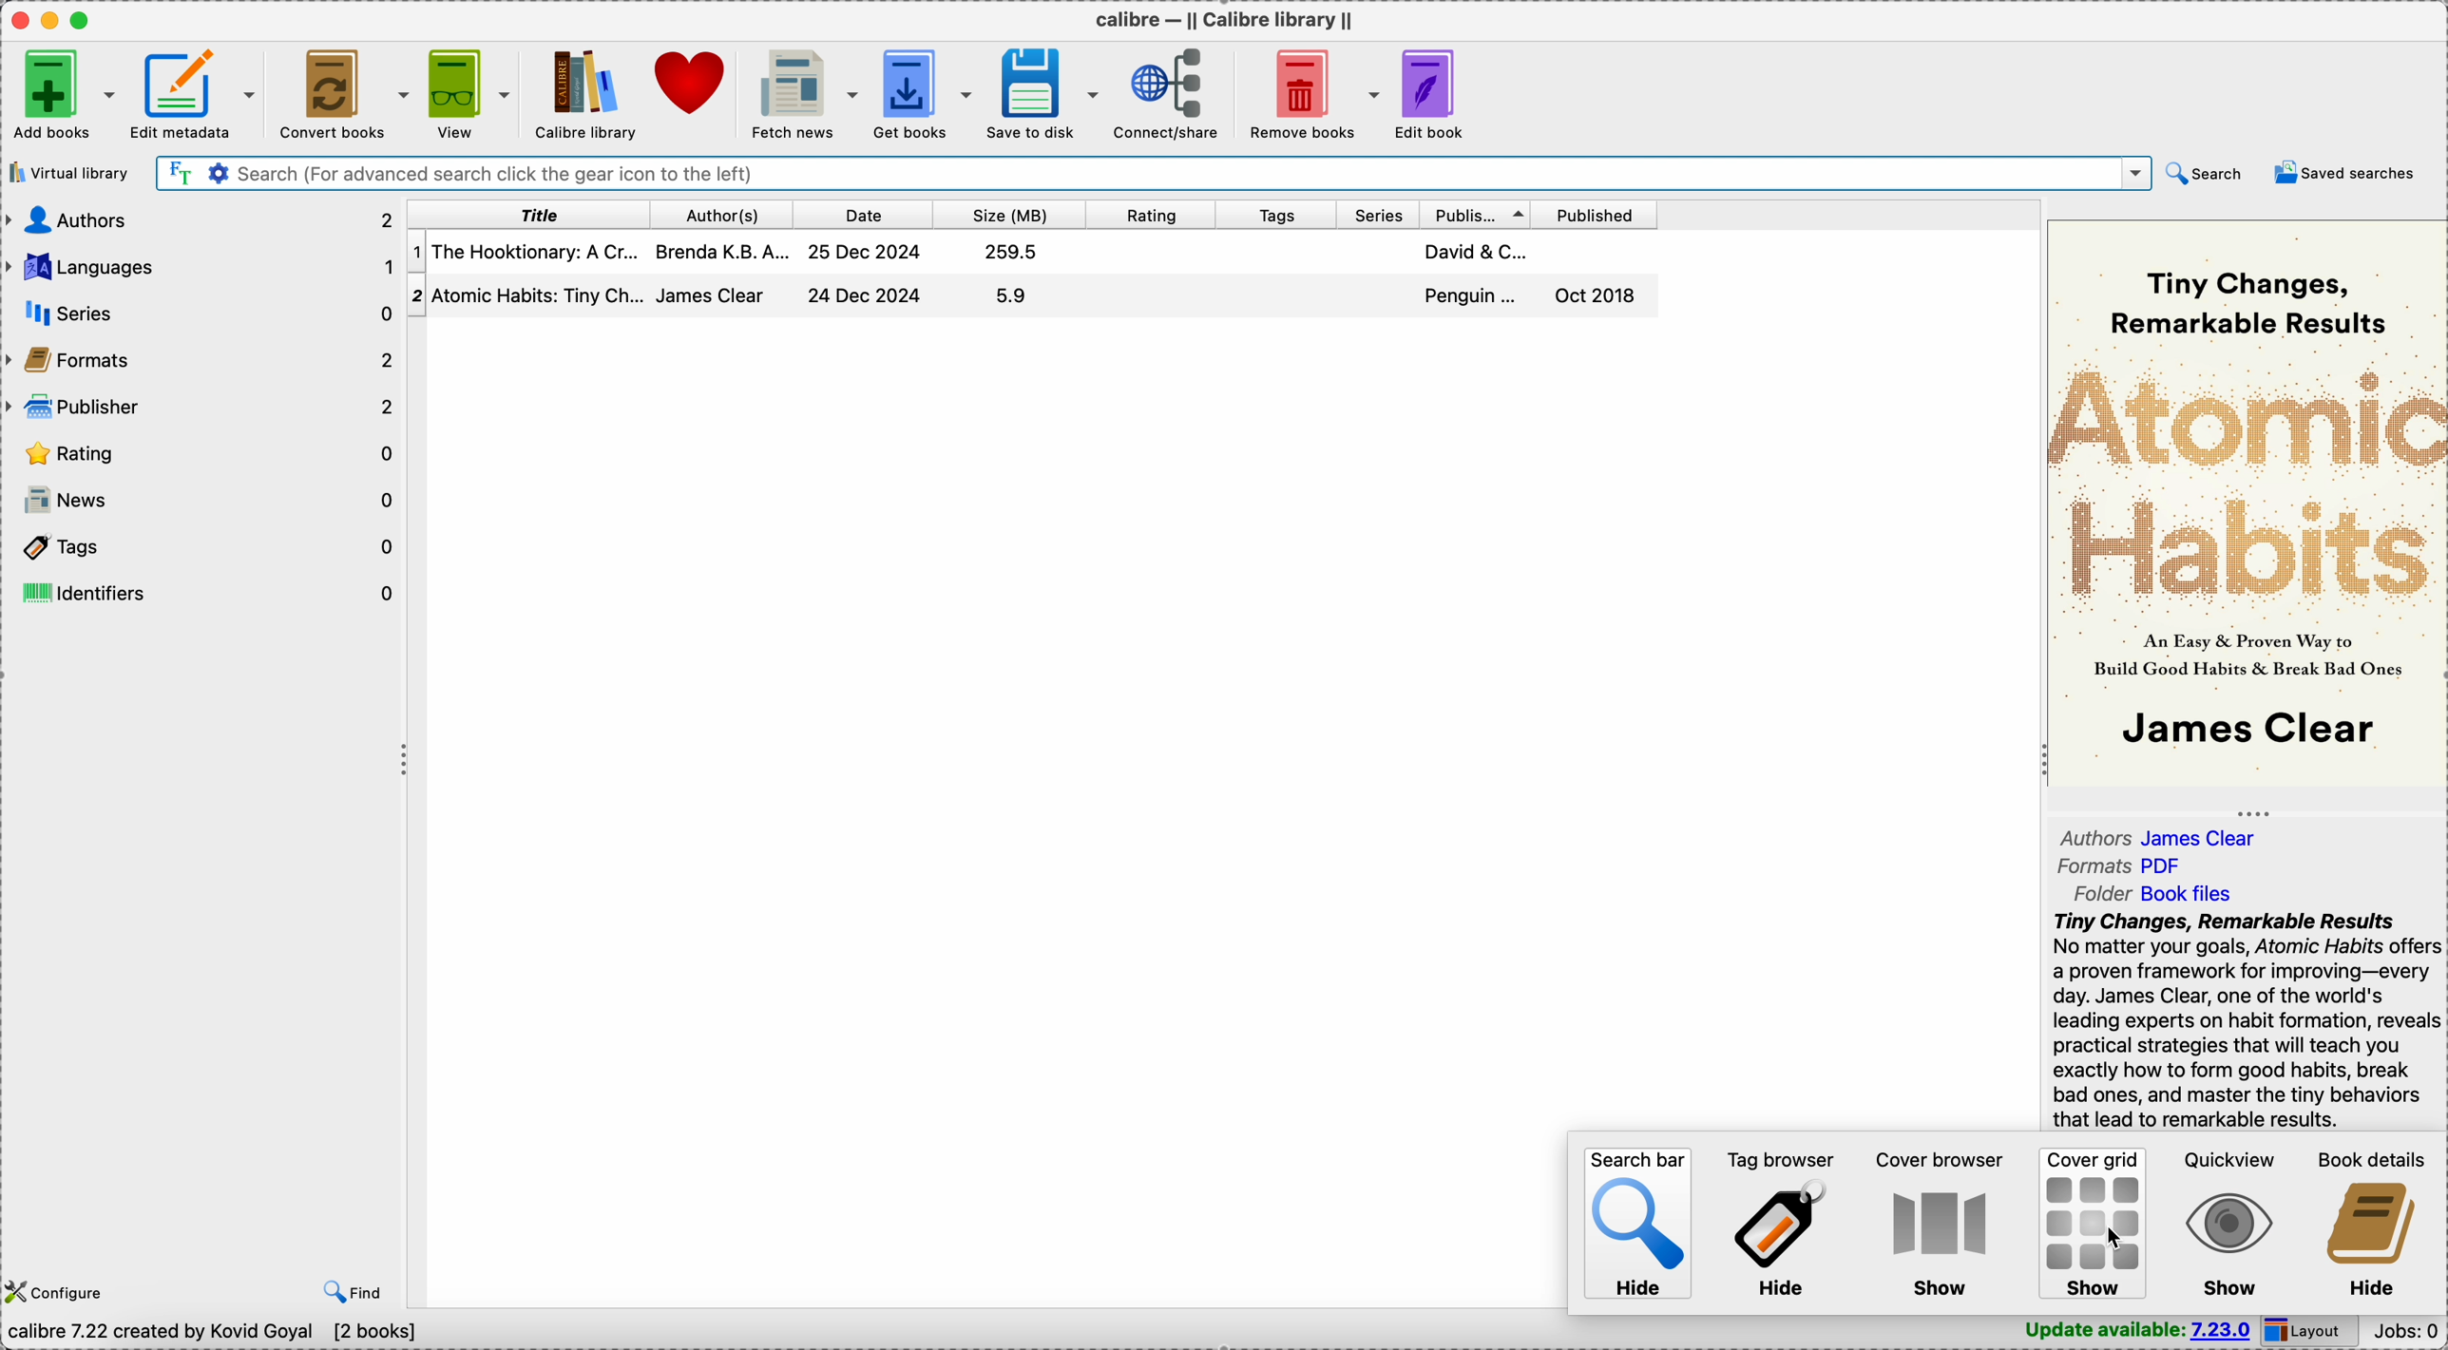 Image resolution: width=2448 pixels, height=1350 pixels. I want to click on search the text of all books in the library, so click(178, 173).